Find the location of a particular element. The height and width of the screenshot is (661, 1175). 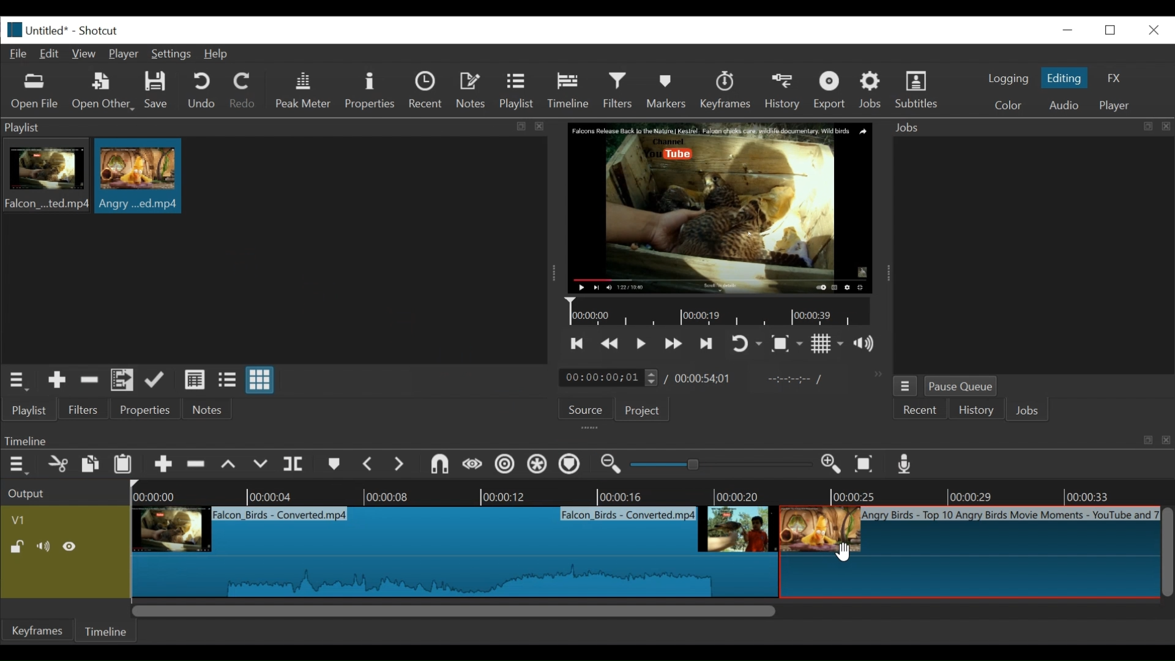

Timeline is located at coordinates (572, 88).